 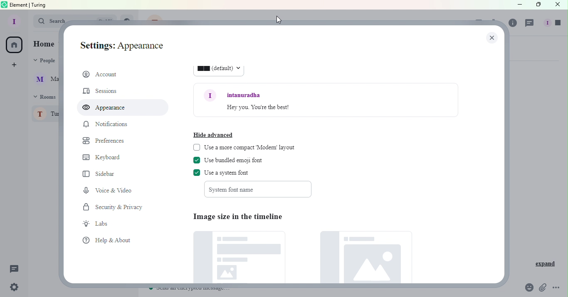 What do you see at coordinates (538, 5) in the screenshot?
I see `Maximize` at bounding box center [538, 5].